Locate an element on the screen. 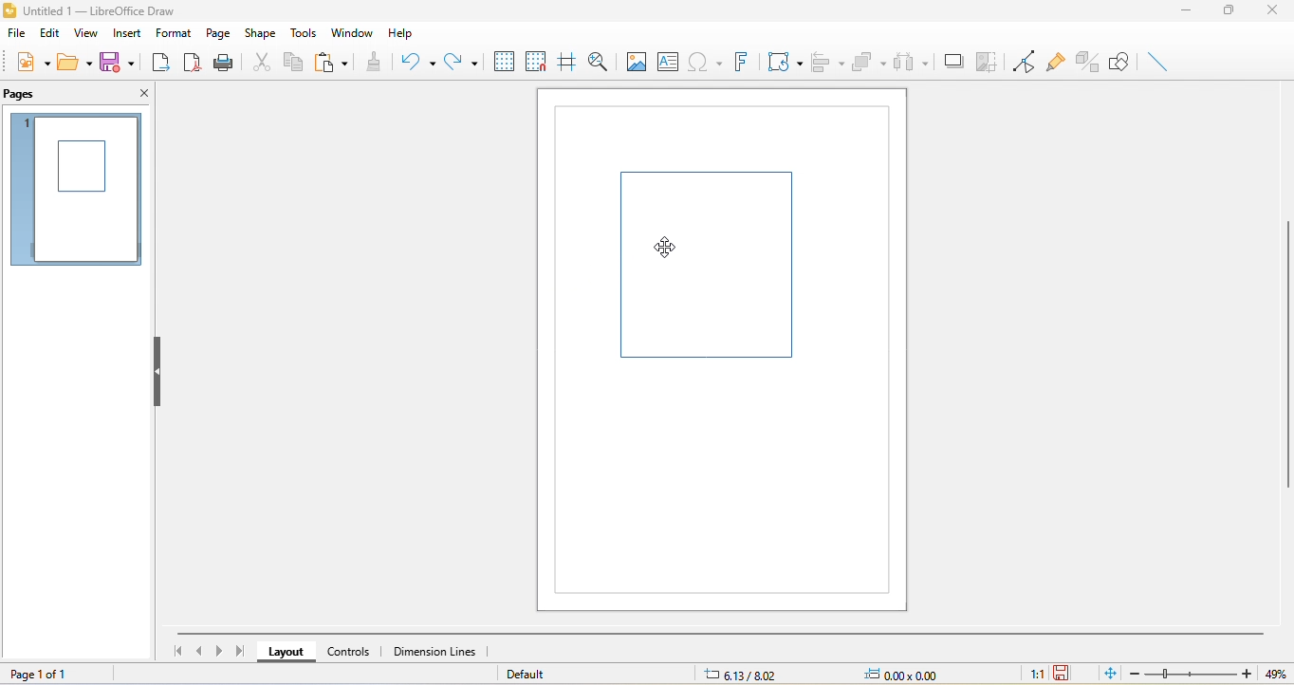  print is located at coordinates (224, 65).